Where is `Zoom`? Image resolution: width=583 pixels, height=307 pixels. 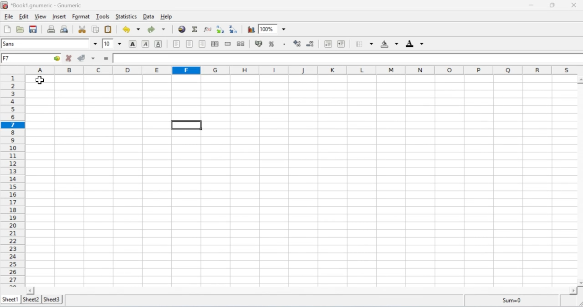
Zoom is located at coordinates (273, 29).